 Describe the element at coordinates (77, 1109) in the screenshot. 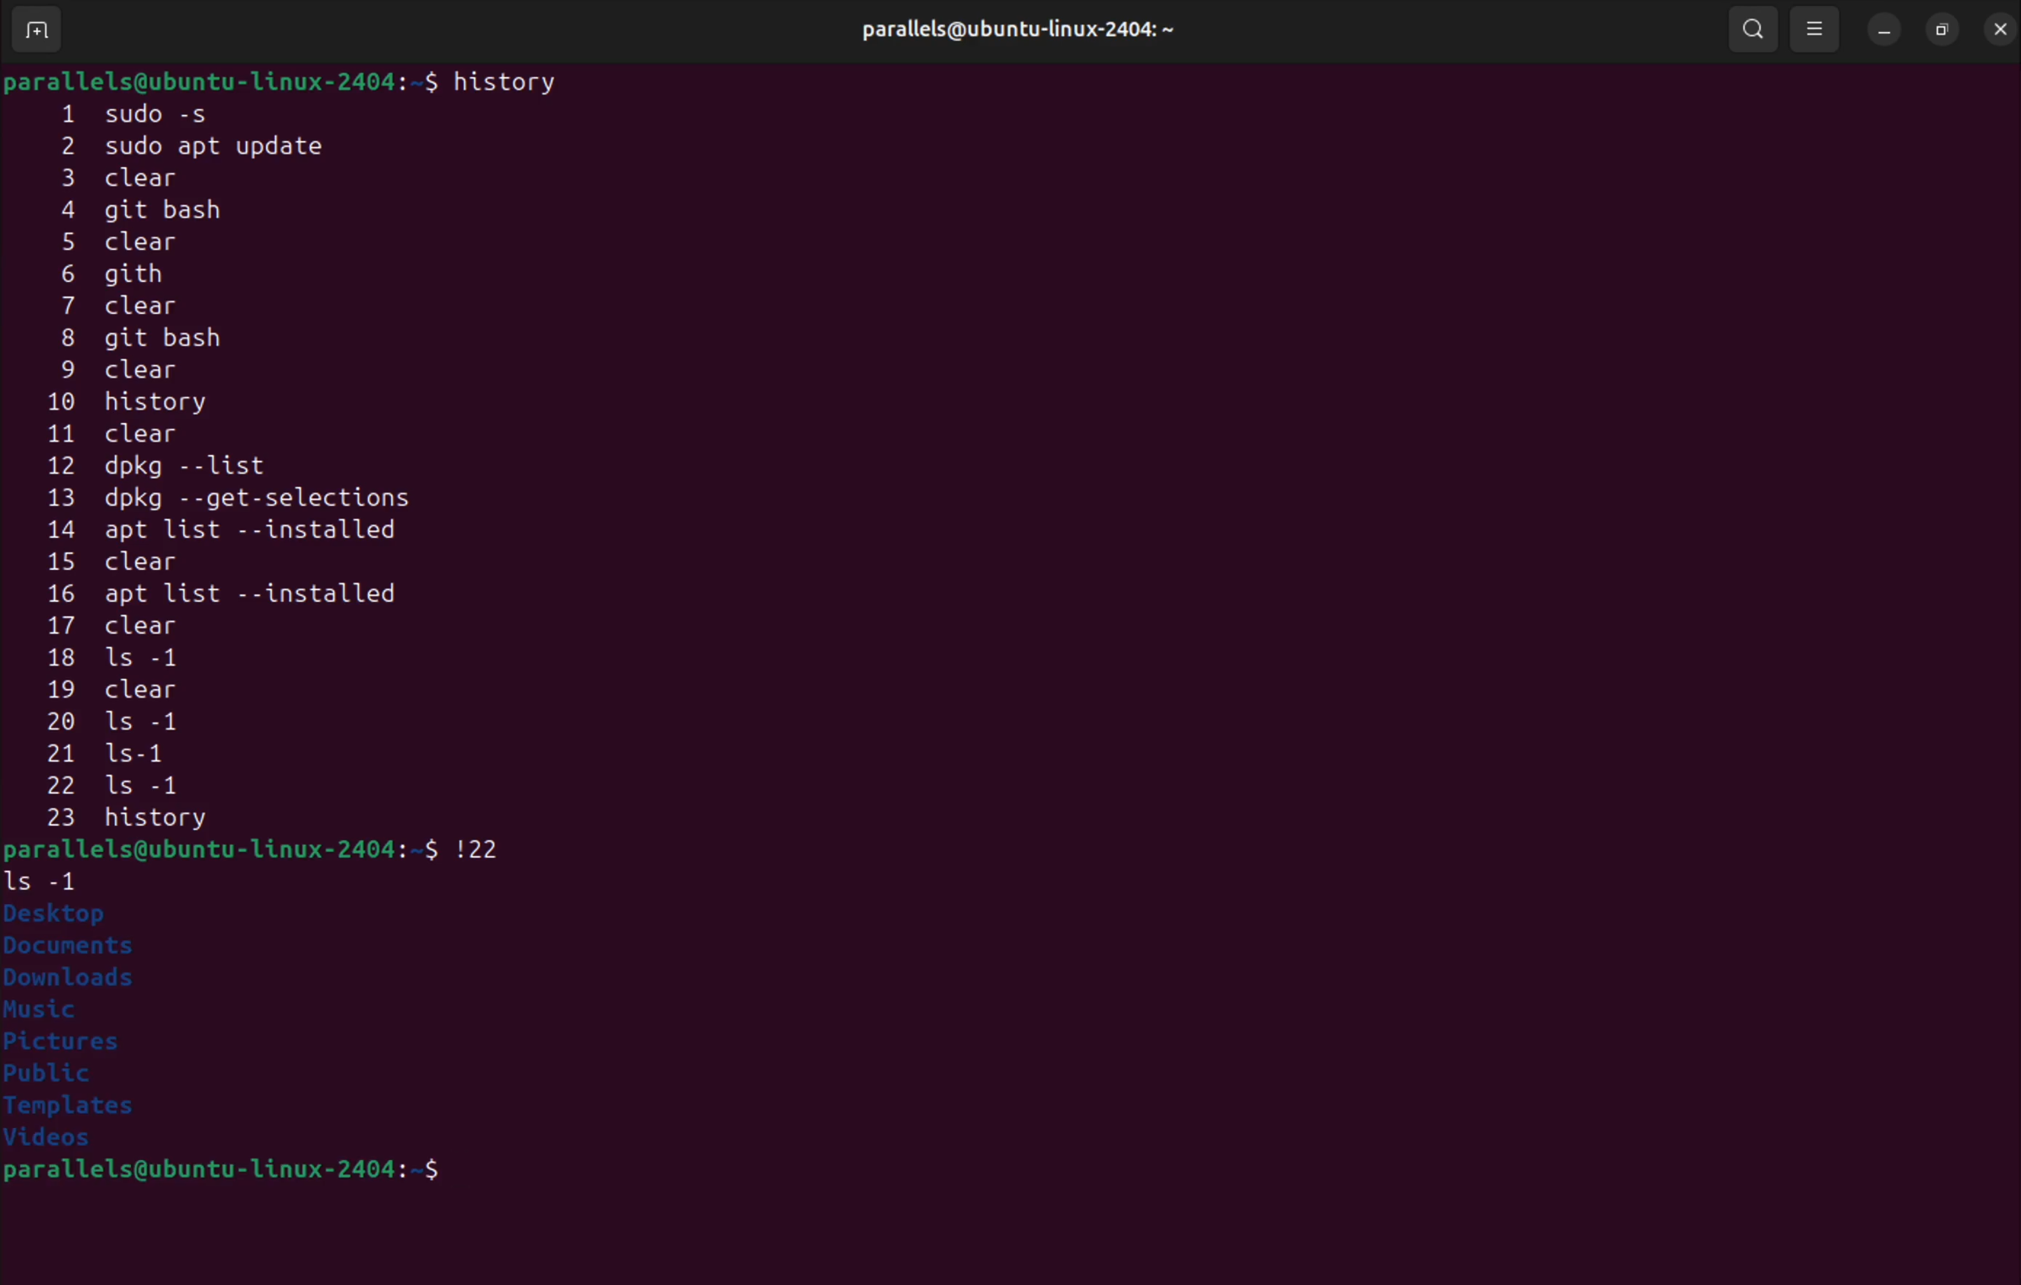

I see `templates` at that location.